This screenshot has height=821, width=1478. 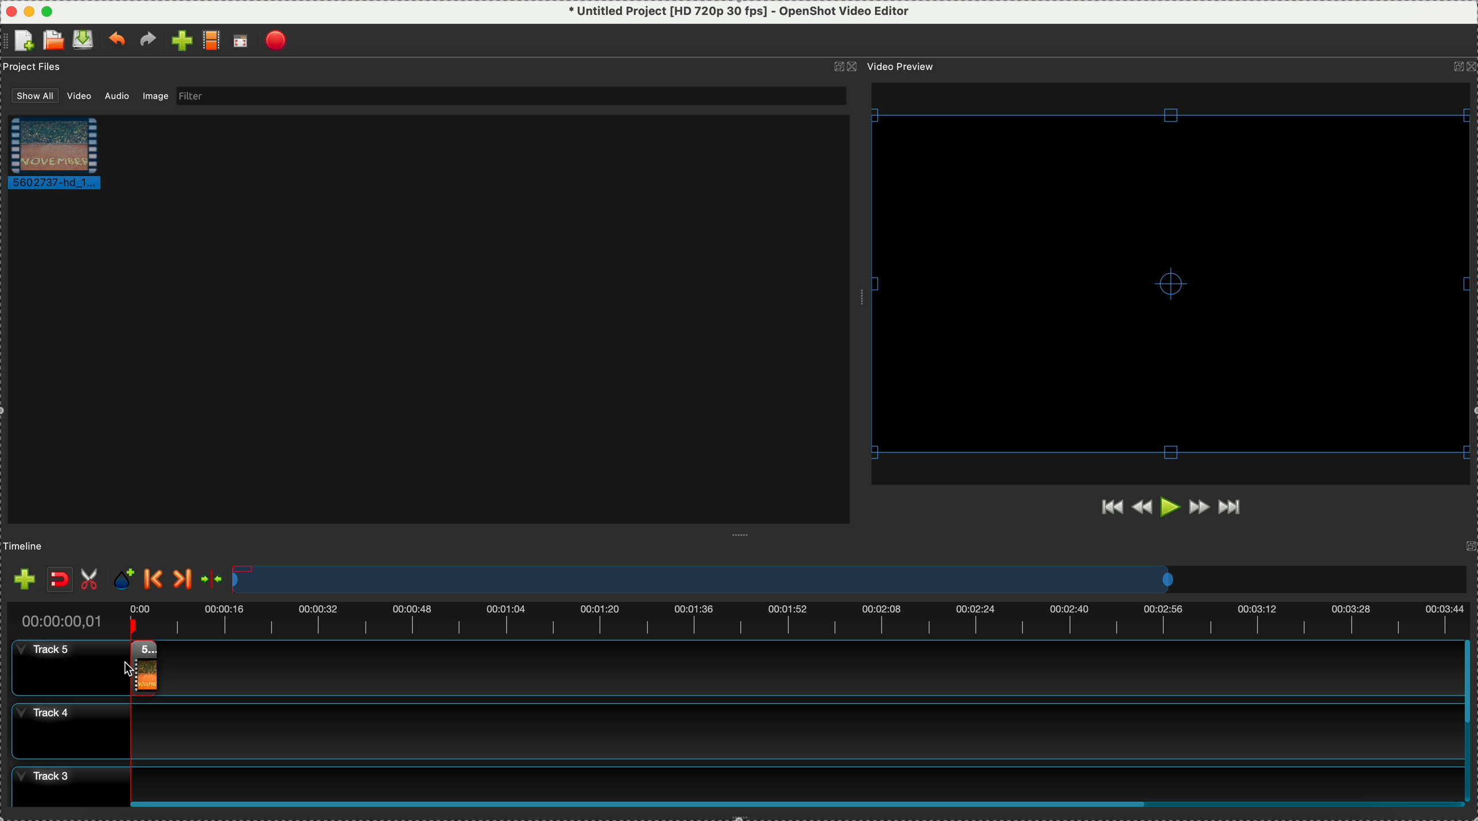 What do you see at coordinates (184, 579) in the screenshot?
I see `next marker` at bounding box center [184, 579].